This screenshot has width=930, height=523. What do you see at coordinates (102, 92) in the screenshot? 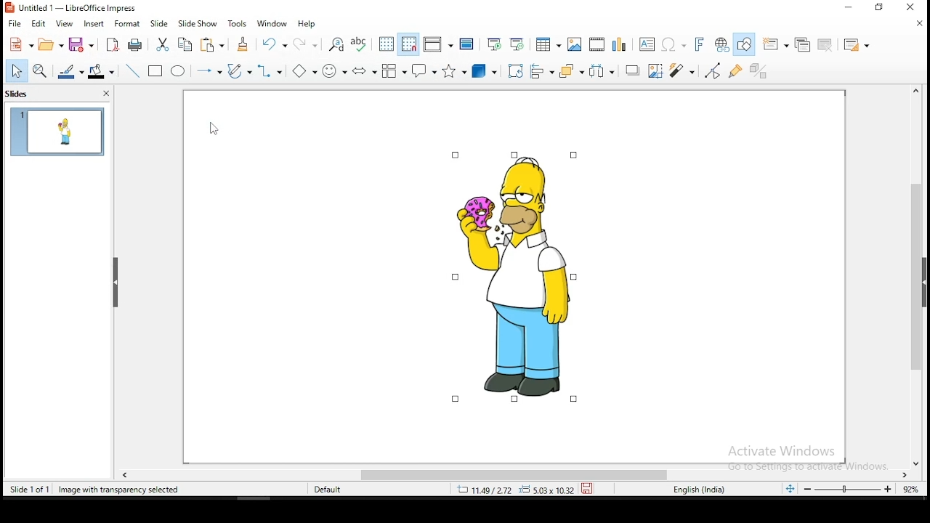
I see `close` at bounding box center [102, 92].